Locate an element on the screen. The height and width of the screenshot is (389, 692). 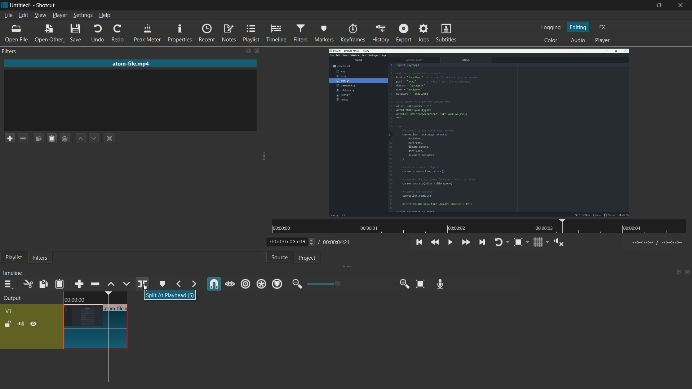
create or edit marker is located at coordinates (162, 284).